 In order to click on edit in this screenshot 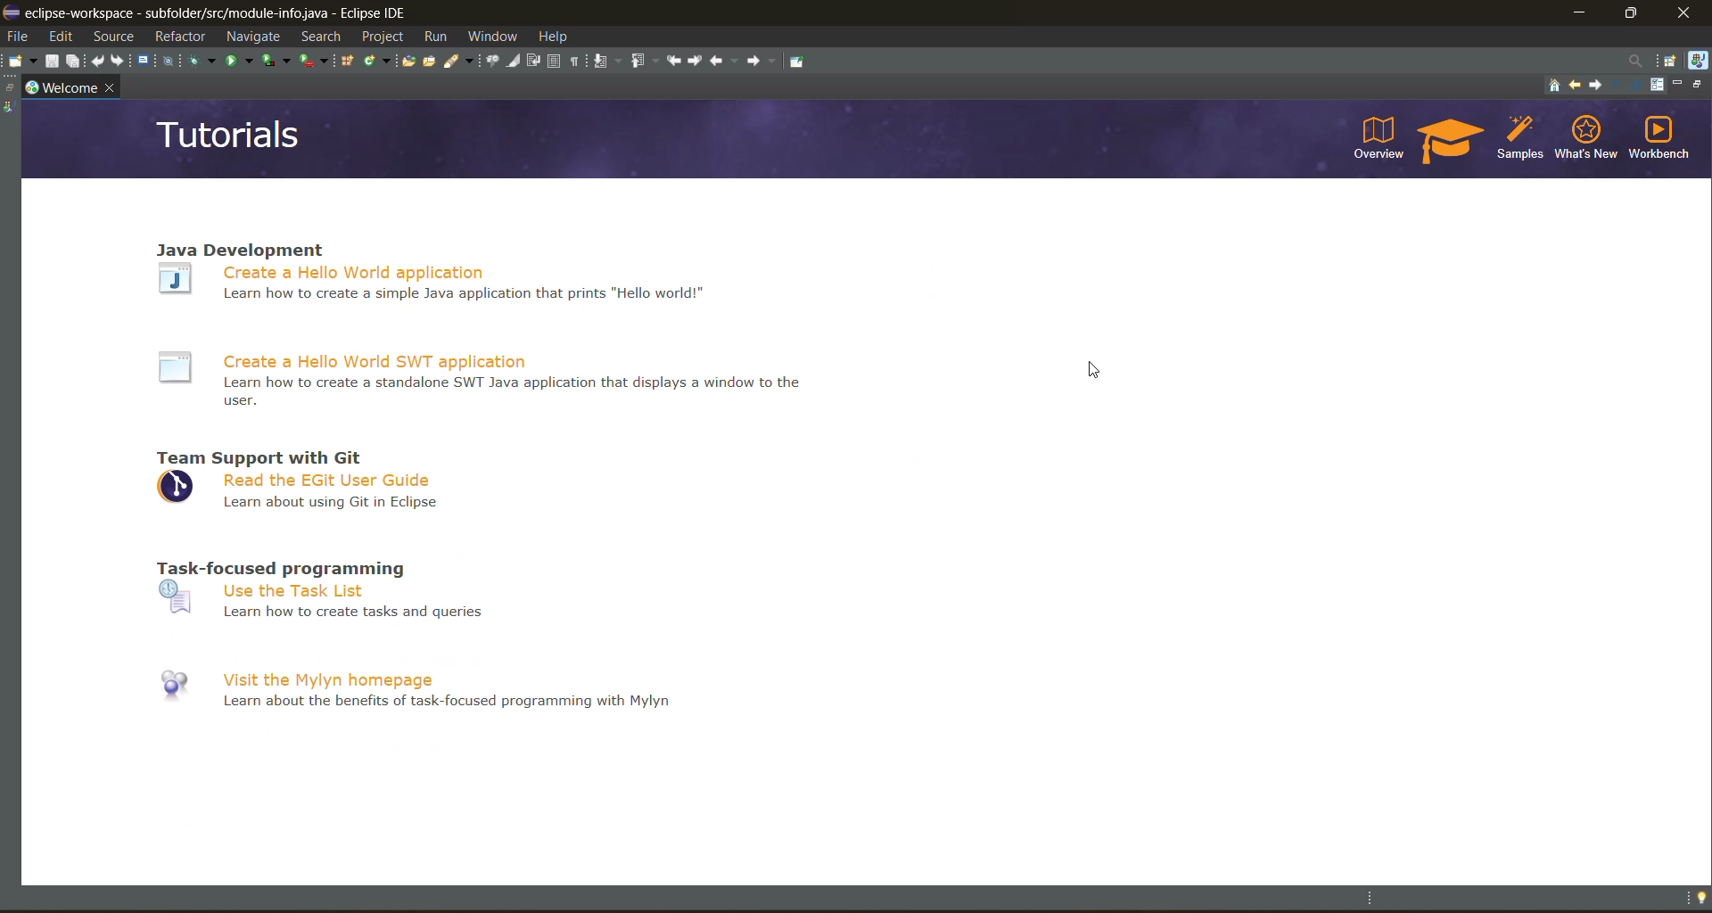, I will do `click(64, 37)`.